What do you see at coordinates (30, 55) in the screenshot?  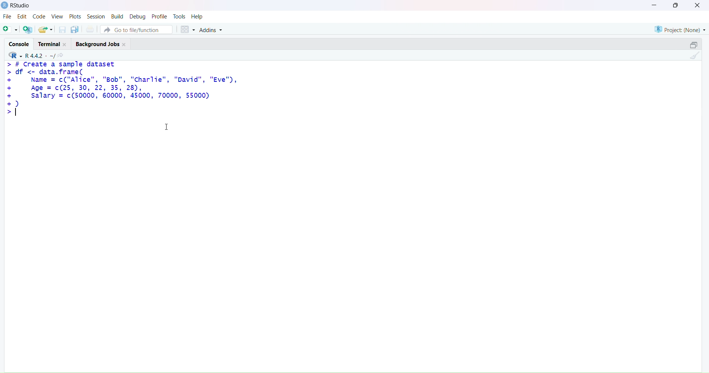 I see `R 4.4.2` at bounding box center [30, 55].